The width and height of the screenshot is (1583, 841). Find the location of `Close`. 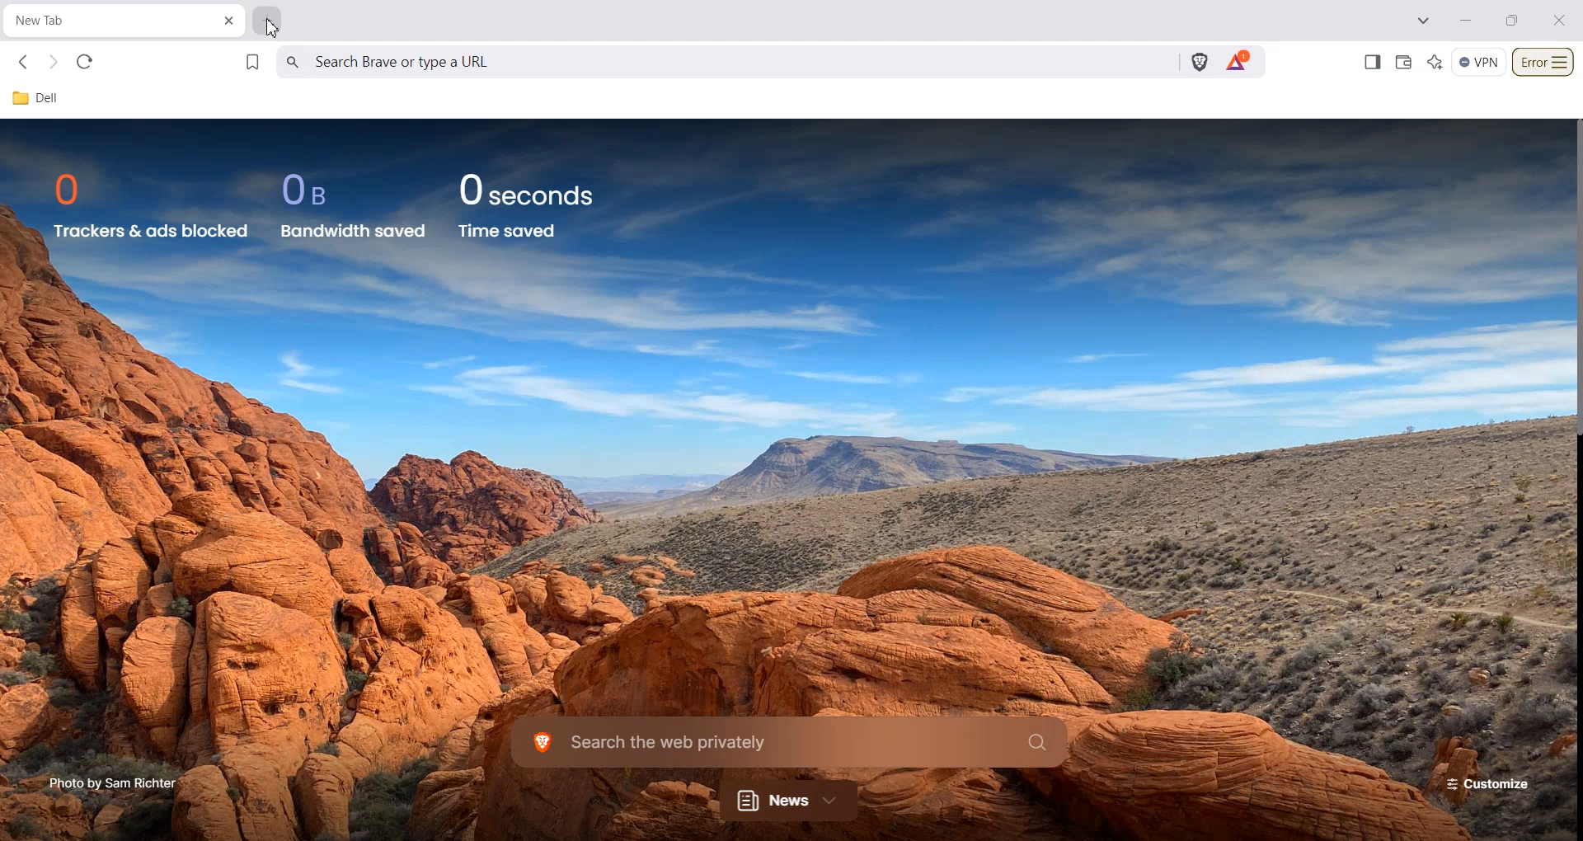

Close is located at coordinates (1560, 20).